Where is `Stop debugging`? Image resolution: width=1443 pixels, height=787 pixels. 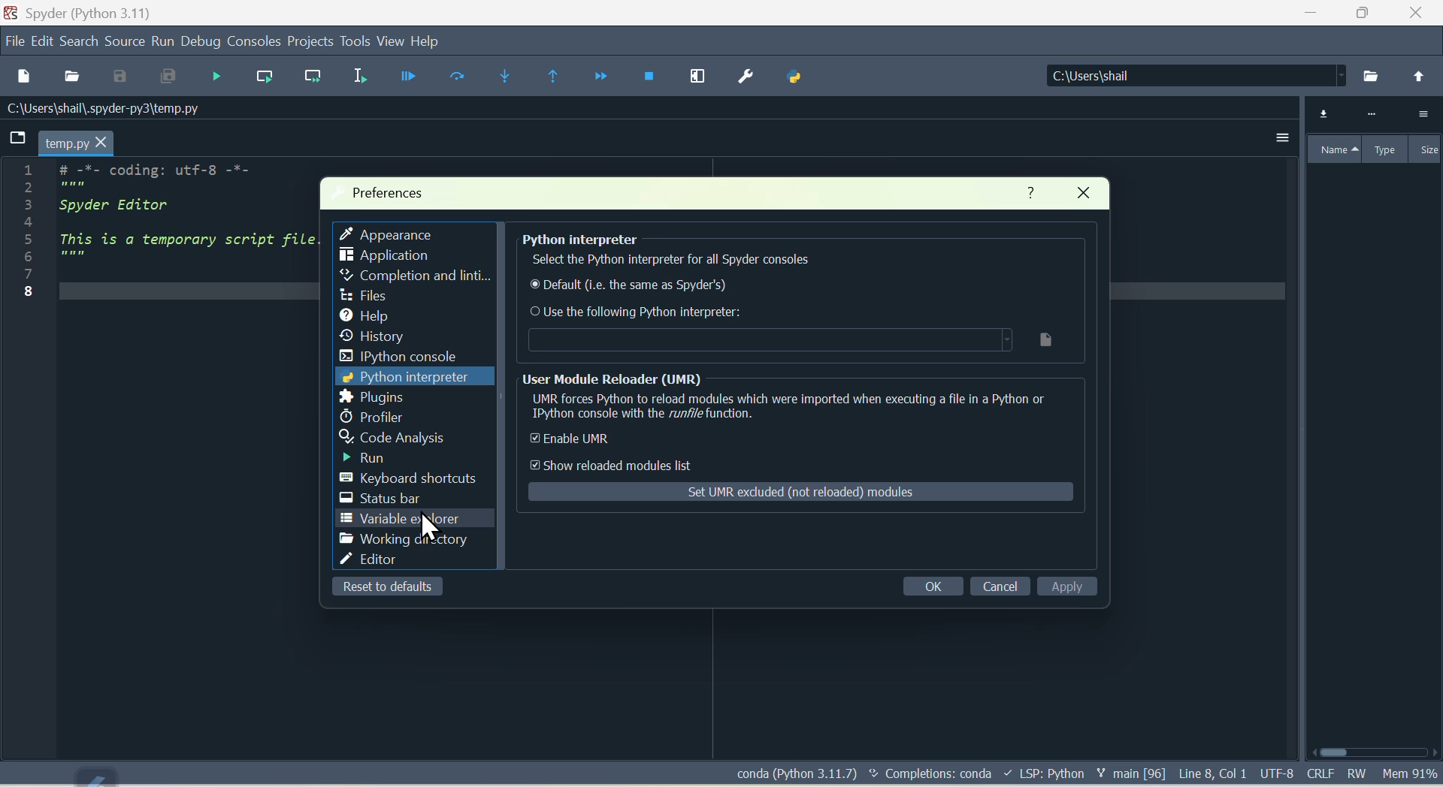 Stop debugging is located at coordinates (644, 77).